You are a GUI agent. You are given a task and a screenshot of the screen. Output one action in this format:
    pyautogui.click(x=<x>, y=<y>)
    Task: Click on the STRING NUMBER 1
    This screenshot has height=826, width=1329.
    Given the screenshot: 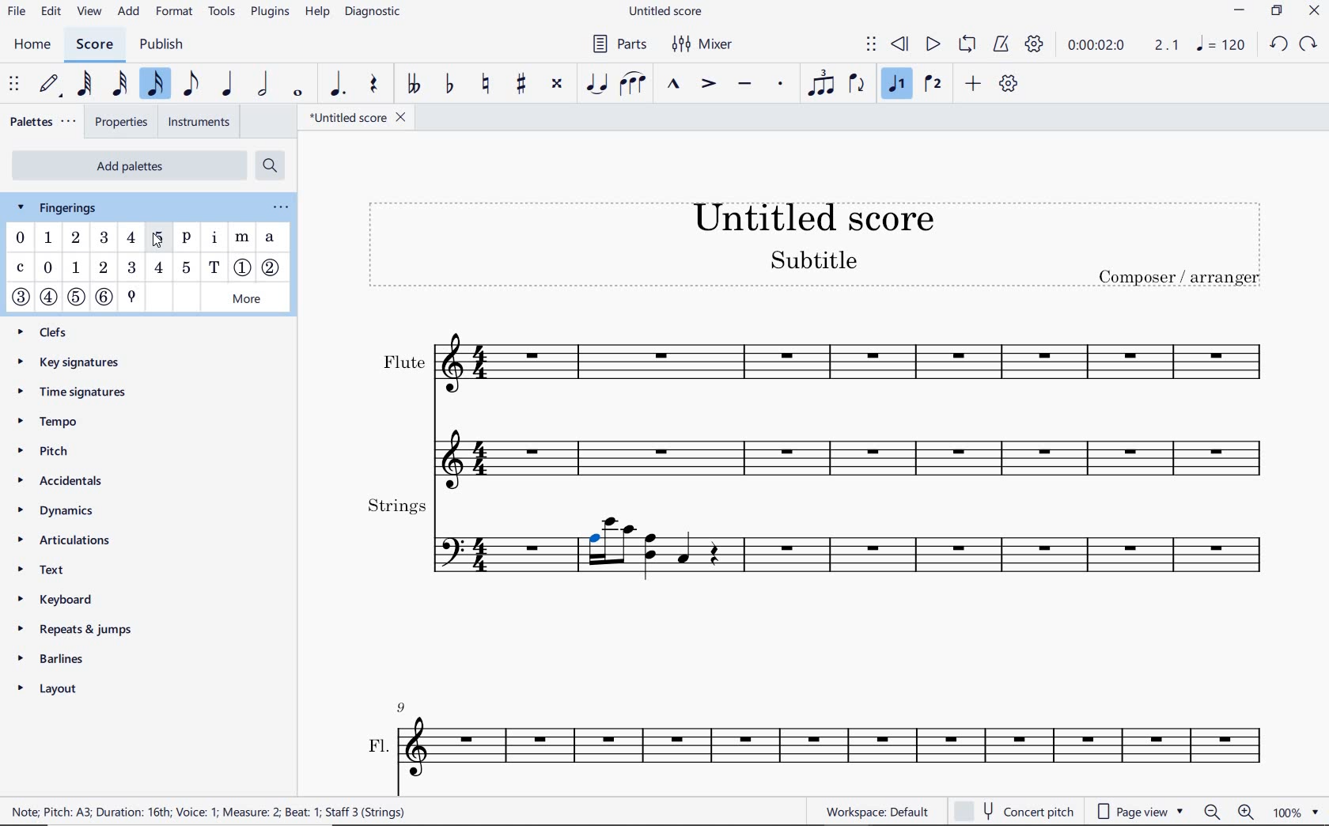 What is the action you would take?
    pyautogui.click(x=244, y=266)
    